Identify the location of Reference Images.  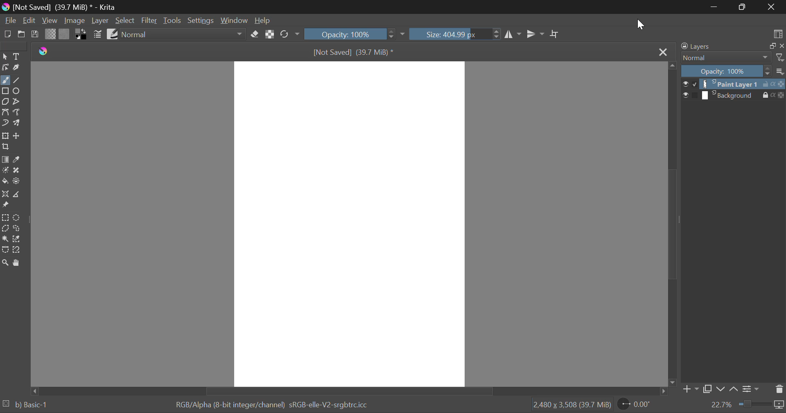
(5, 206).